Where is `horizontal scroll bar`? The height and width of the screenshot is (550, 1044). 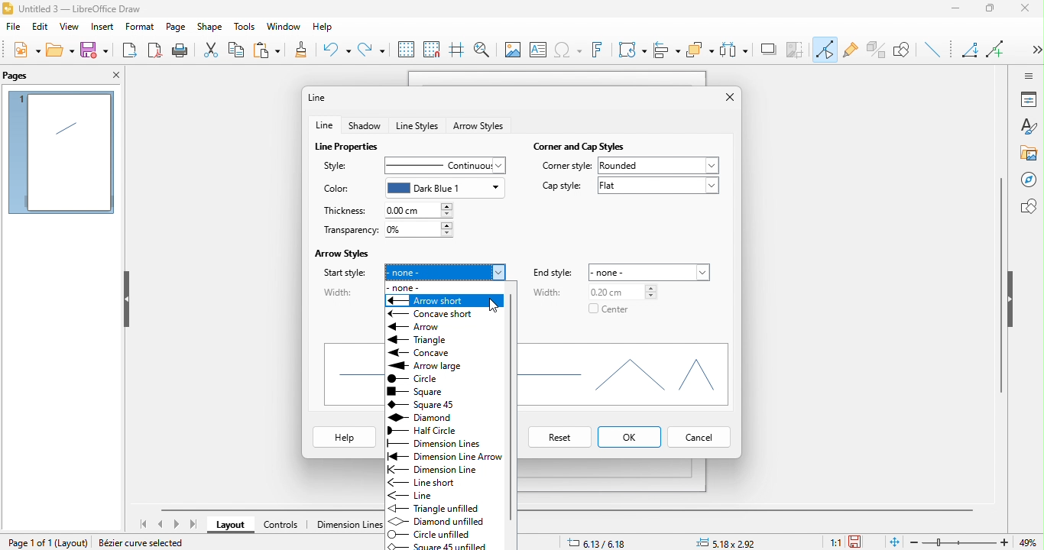
horizontal scroll bar is located at coordinates (266, 509).